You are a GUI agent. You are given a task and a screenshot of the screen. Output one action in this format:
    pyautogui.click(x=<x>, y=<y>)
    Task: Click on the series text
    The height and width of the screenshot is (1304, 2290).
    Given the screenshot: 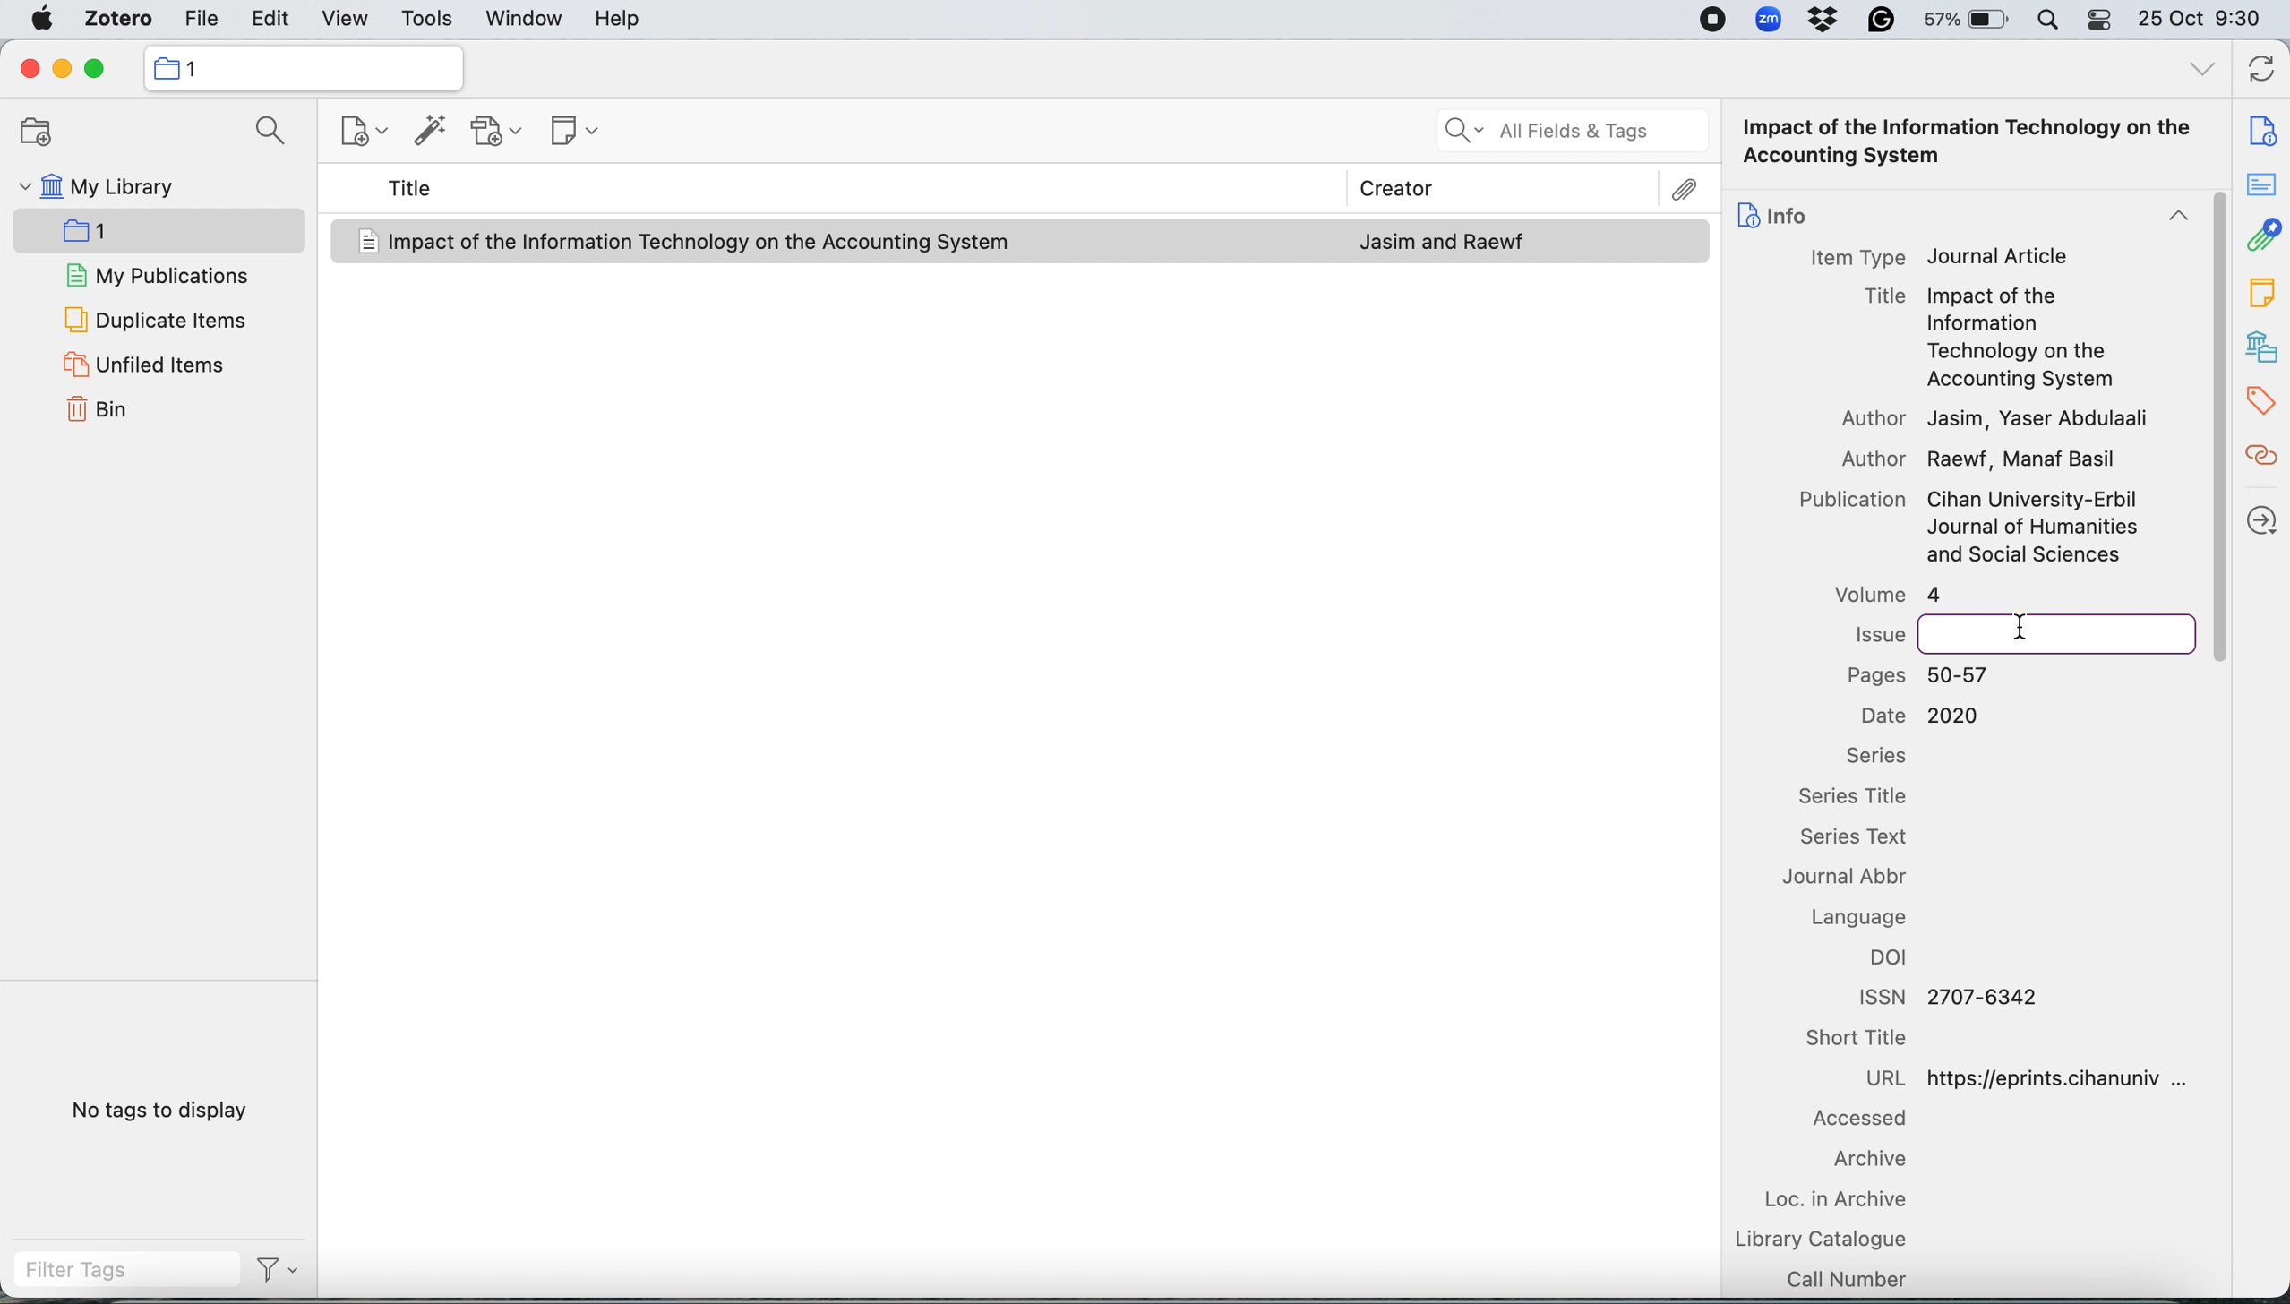 What is the action you would take?
    pyautogui.click(x=1868, y=839)
    